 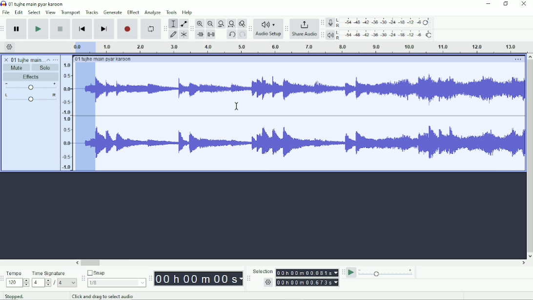 What do you see at coordinates (172, 12) in the screenshot?
I see `Tools` at bounding box center [172, 12].